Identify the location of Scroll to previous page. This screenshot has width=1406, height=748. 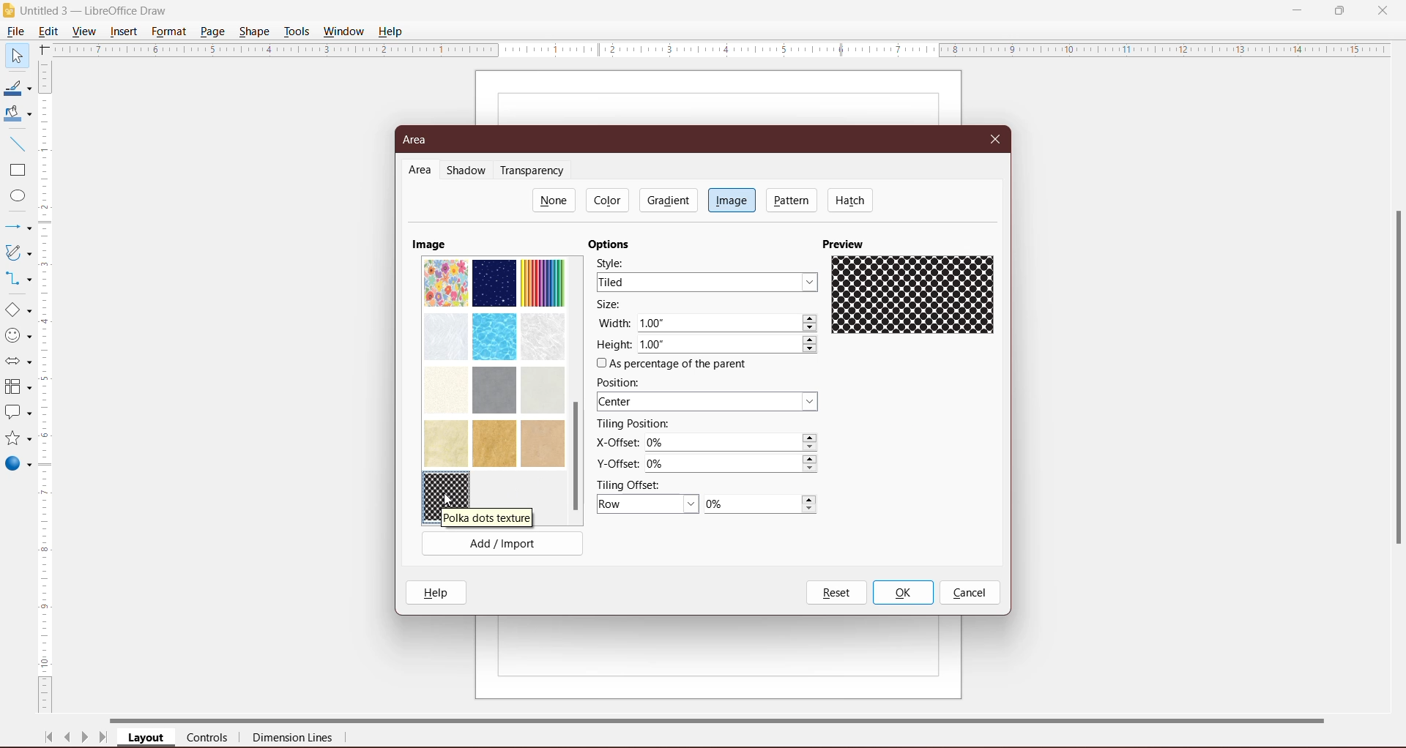
(69, 739).